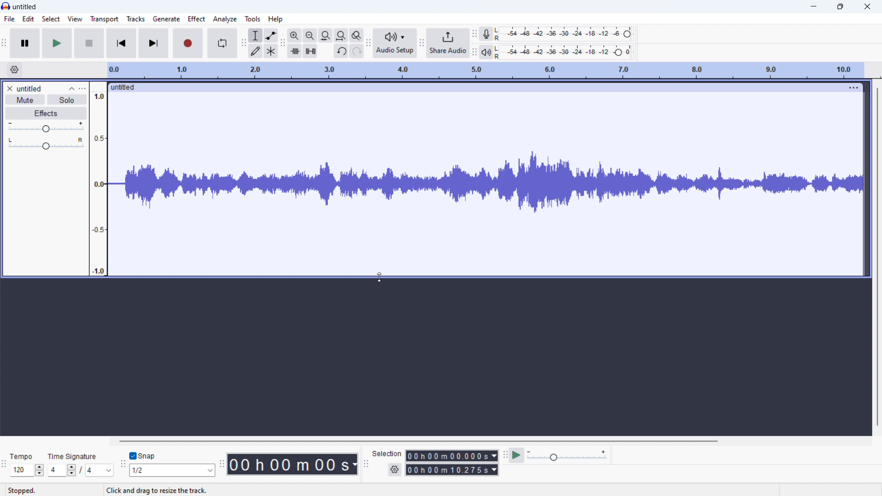 This screenshot has width=882, height=496. I want to click on undo, so click(341, 51).